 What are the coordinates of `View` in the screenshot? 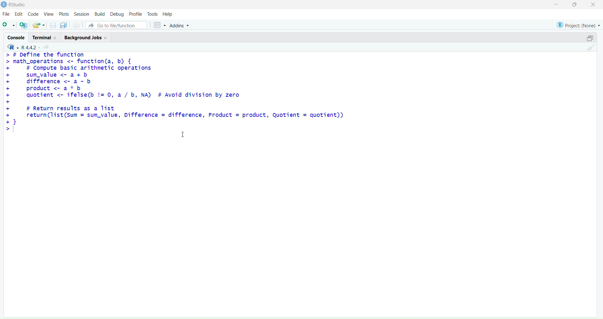 It's located at (49, 14).